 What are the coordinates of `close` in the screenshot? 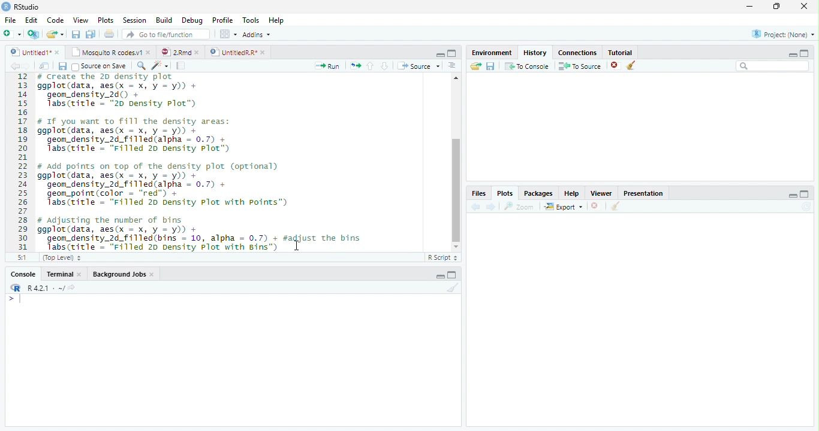 It's located at (595, 206).